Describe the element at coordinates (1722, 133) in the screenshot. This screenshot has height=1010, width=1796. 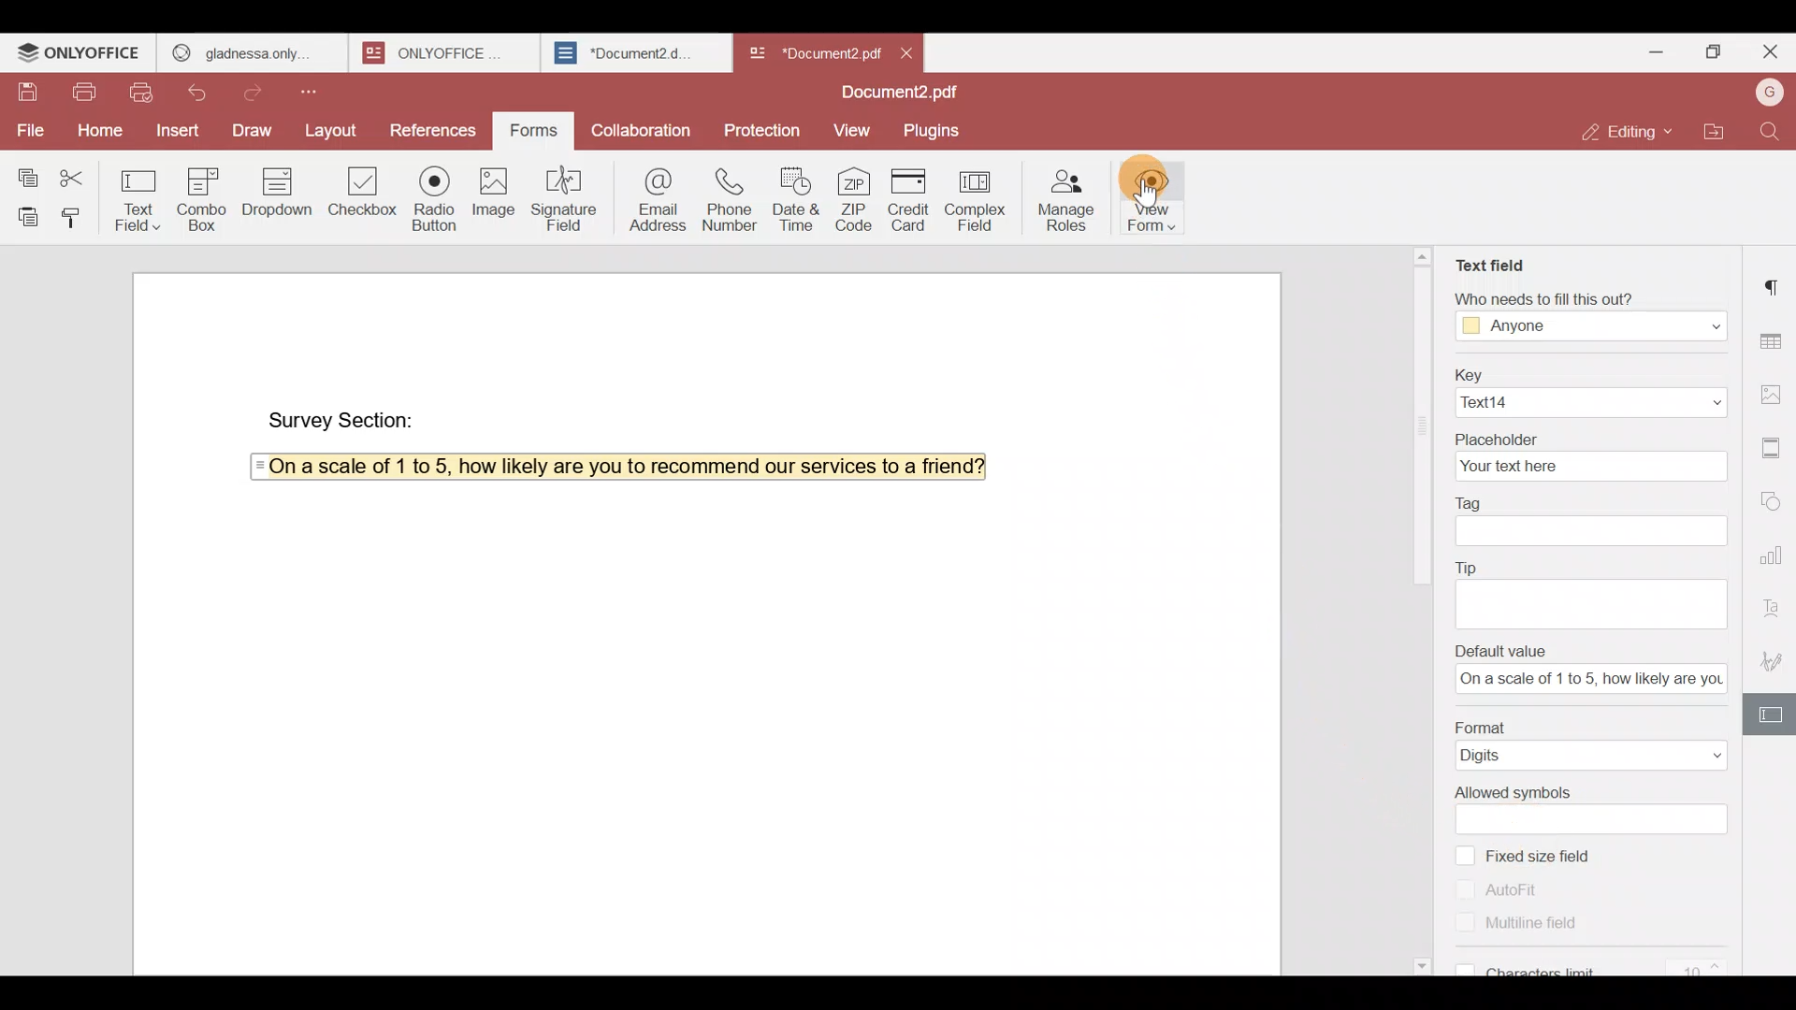
I see `Open file location` at that location.